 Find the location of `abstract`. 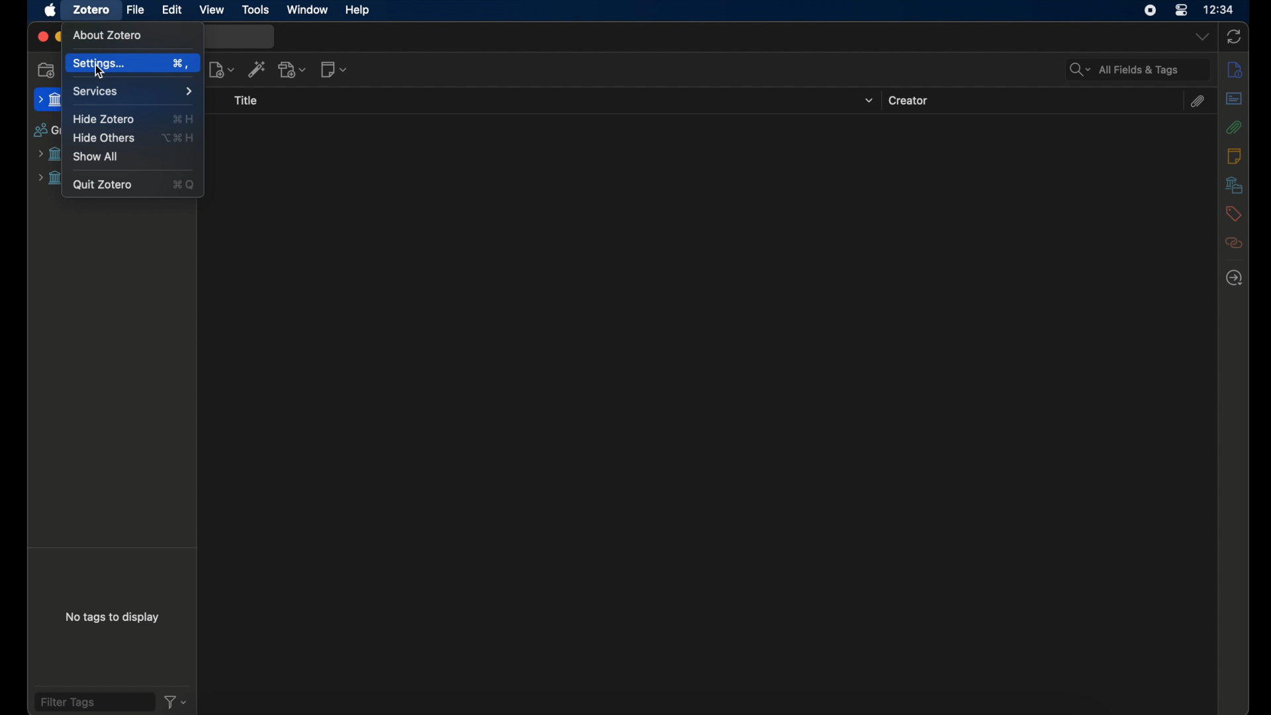

abstract is located at coordinates (1233, 99).